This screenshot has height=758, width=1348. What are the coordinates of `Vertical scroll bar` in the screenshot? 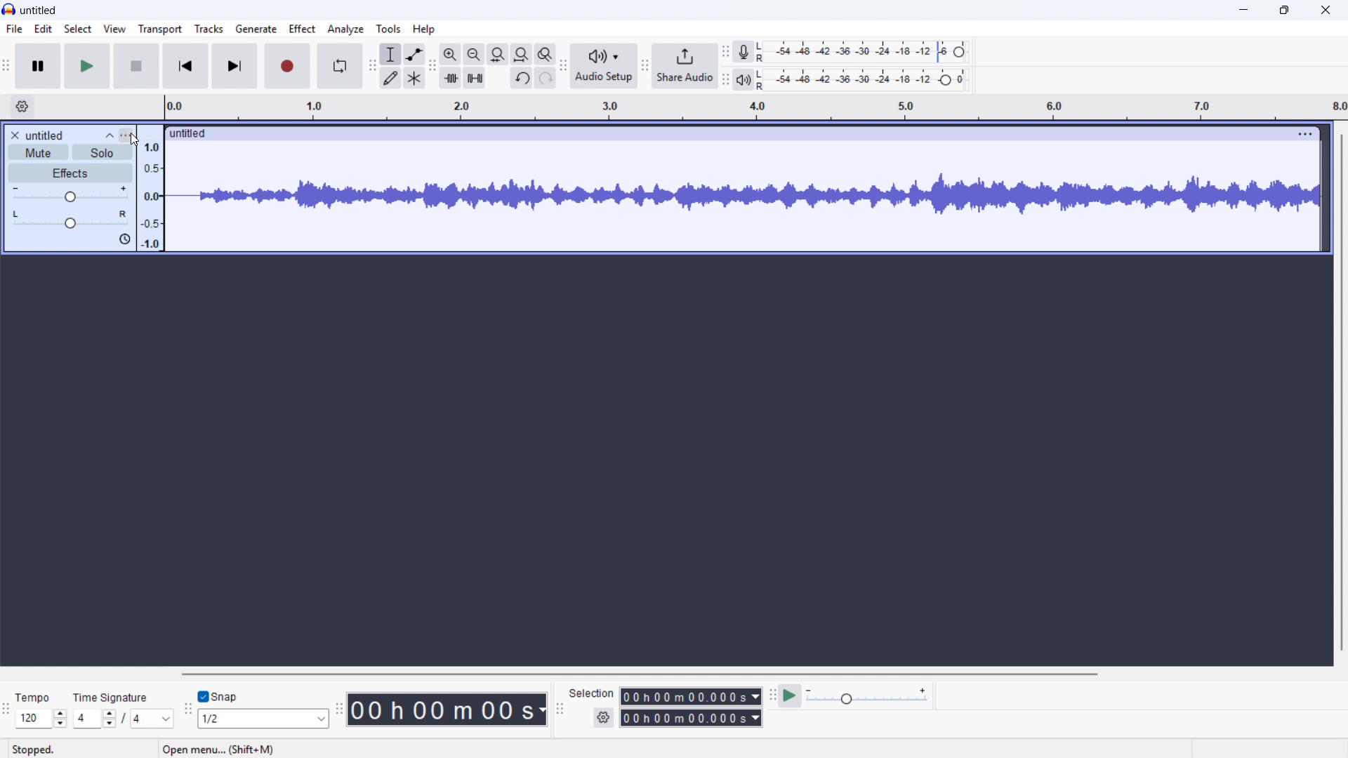 It's located at (1341, 391).